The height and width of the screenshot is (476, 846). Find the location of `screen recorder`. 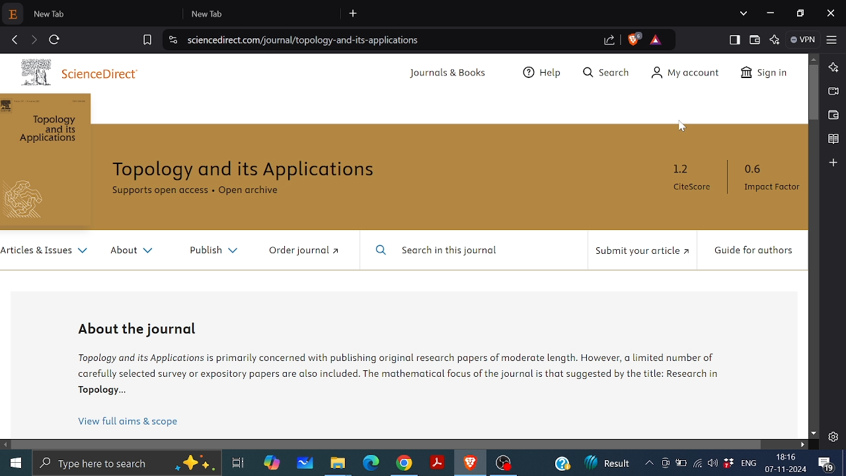

screen recorder is located at coordinates (650, 463).